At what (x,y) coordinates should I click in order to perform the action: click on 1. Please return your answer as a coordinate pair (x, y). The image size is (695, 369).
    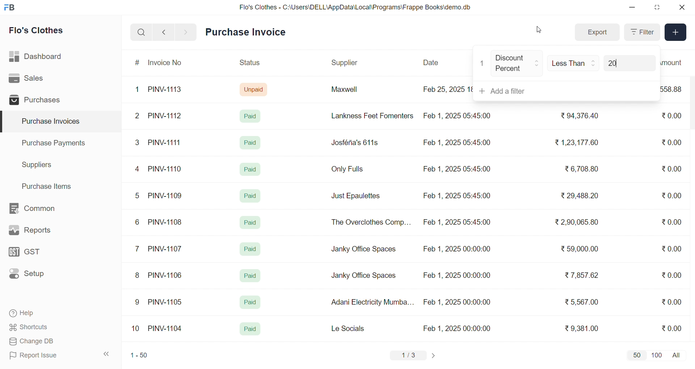
    Looking at the image, I should click on (139, 90).